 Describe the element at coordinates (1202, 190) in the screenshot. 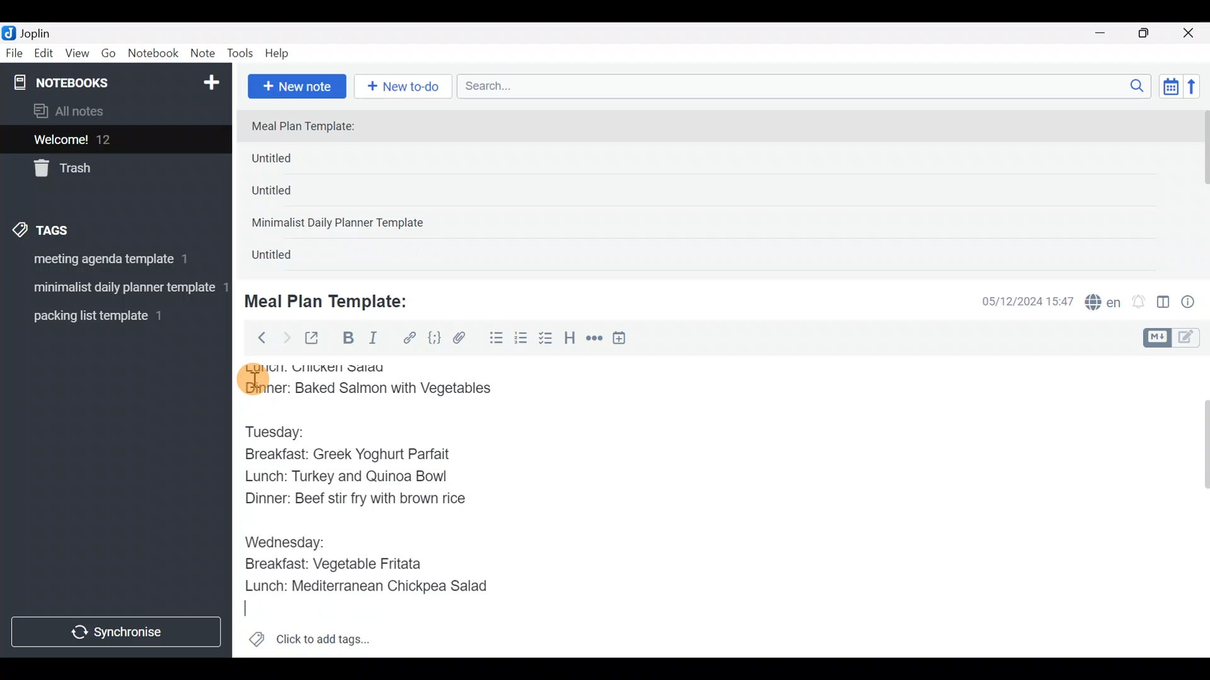

I see `scroll bar` at that location.